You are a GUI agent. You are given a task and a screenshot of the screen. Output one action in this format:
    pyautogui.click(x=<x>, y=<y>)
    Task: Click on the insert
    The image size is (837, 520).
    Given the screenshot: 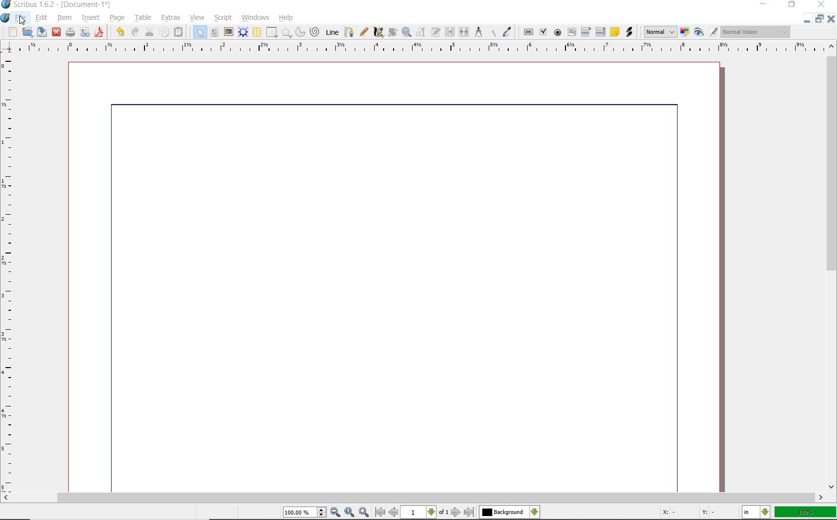 What is the action you would take?
    pyautogui.click(x=91, y=17)
    